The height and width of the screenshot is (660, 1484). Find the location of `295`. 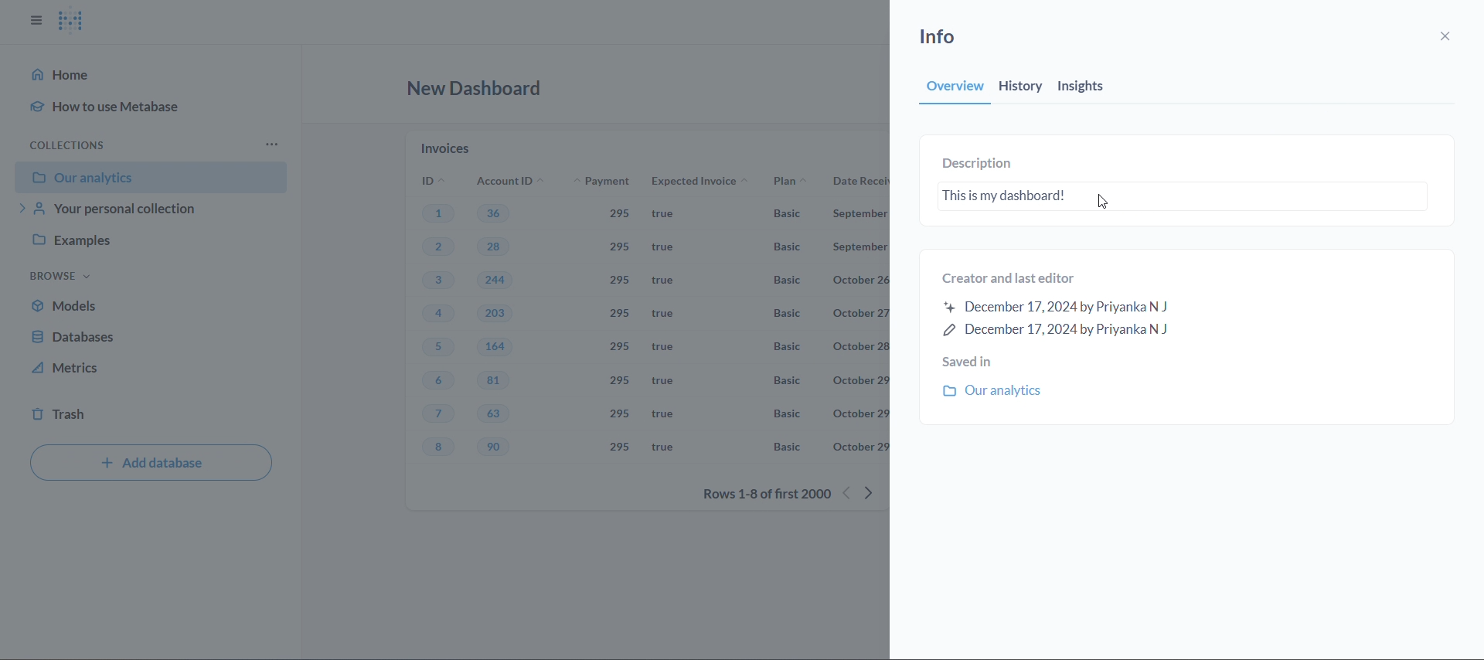

295 is located at coordinates (620, 315).